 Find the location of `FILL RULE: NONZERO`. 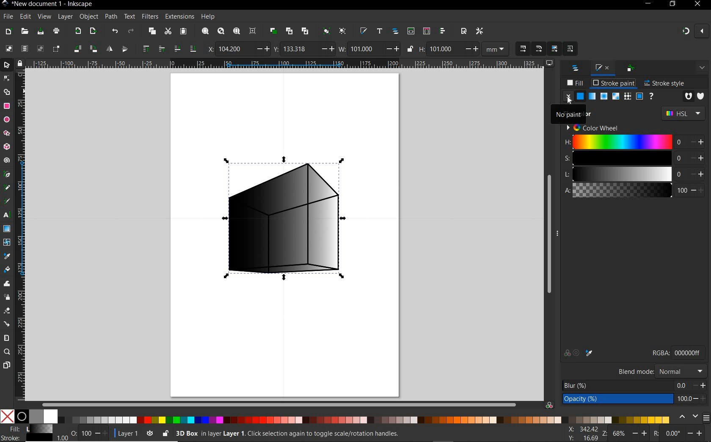

FILL RULE: NONZERO is located at coordinates (701, 96).